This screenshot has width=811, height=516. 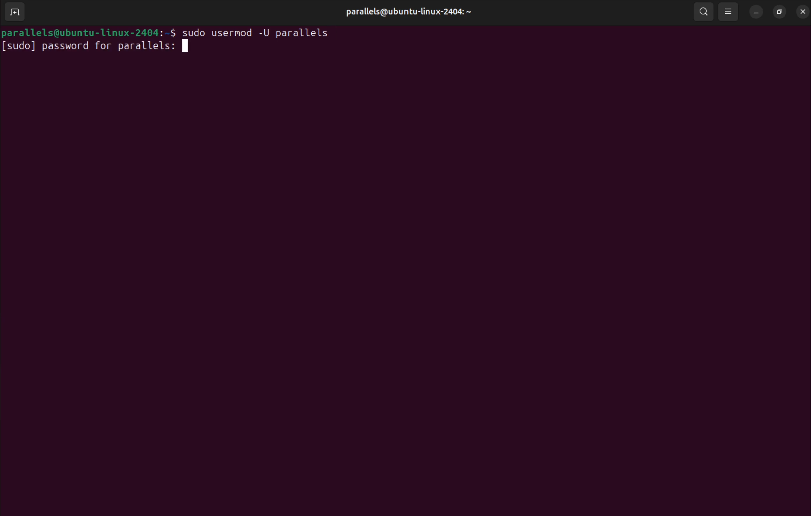 I want to click on add terminal window, so click(x=18, y=12).